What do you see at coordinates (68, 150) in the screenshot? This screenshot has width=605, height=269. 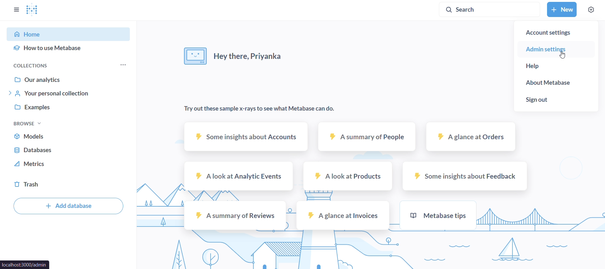 I see `databse` at bounding box center [68, 150].